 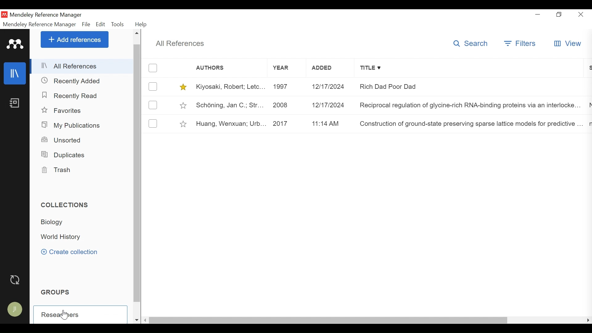 What do you see at coordinates (469, 44) in the screenshot?
I see `Search` at bounding box center [469, 44].